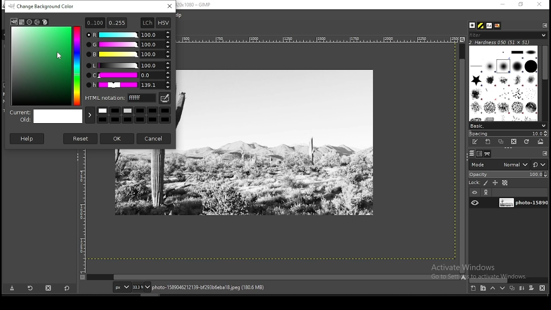 The width and height of the screenshot is (551, 310). What do you see at coordinates (495, 183) in the screenshot?
I see `lock size and position` at bounding box center [495, 183].